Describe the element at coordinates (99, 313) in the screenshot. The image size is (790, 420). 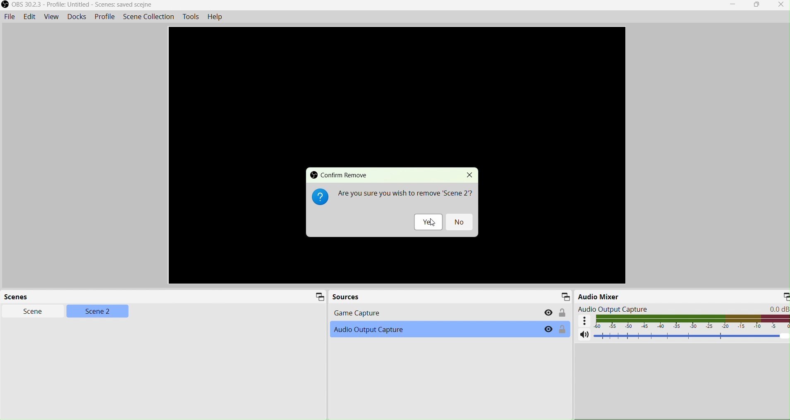
I see `Scene 2` at that location.